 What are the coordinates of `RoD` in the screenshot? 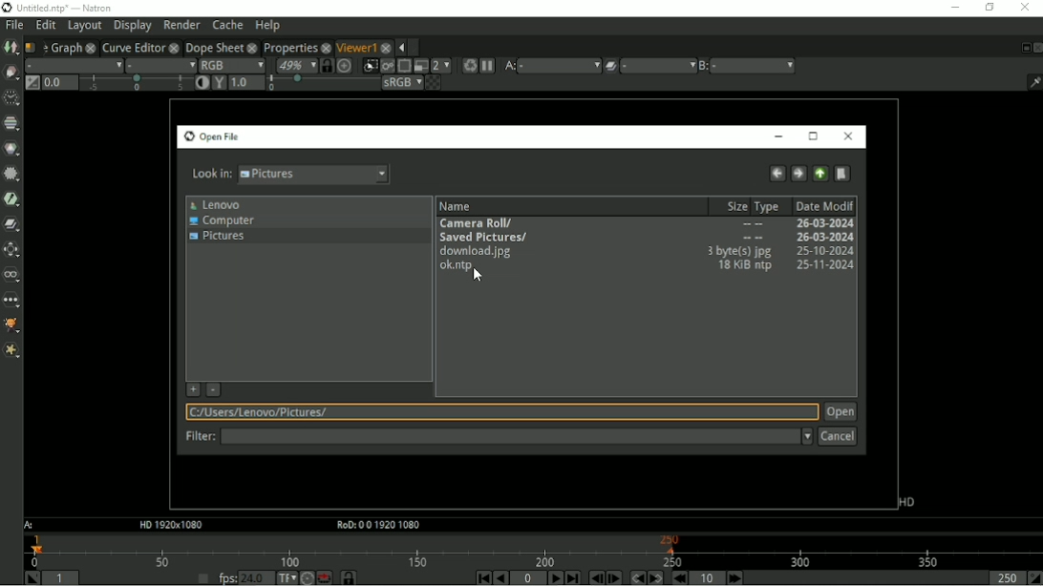 It's located at (375, 526).